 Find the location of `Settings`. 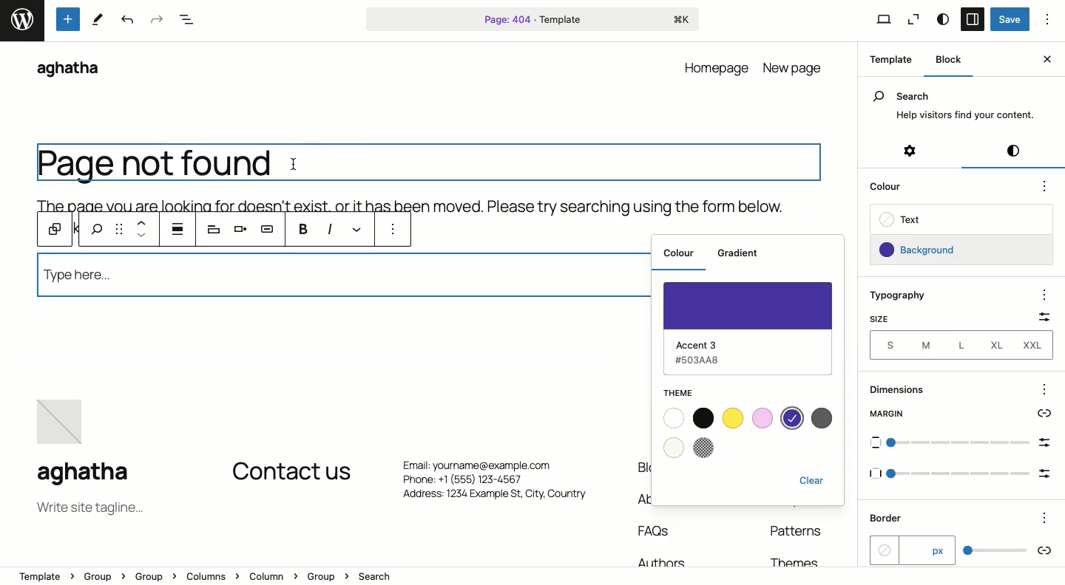

Settings is located at coordinates (913, 154).